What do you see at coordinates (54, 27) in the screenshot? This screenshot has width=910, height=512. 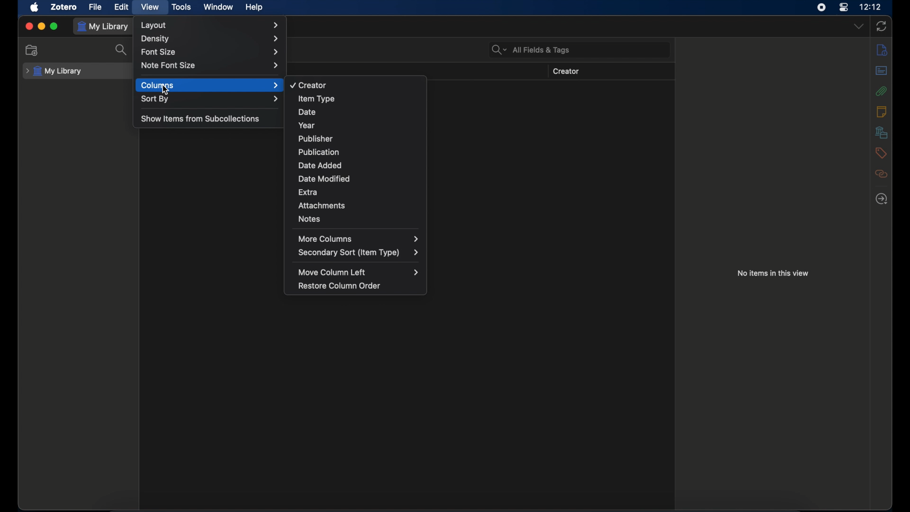 I see `maximize` at bounding box center [54, 27].